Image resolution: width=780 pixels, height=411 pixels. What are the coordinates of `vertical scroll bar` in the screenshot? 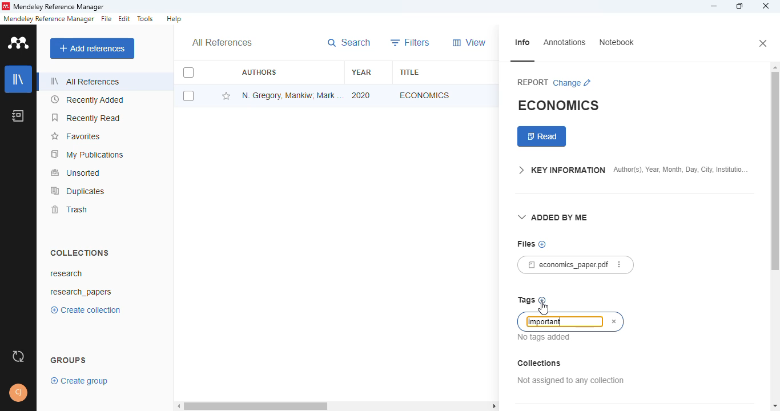 It's located at (774, 176).